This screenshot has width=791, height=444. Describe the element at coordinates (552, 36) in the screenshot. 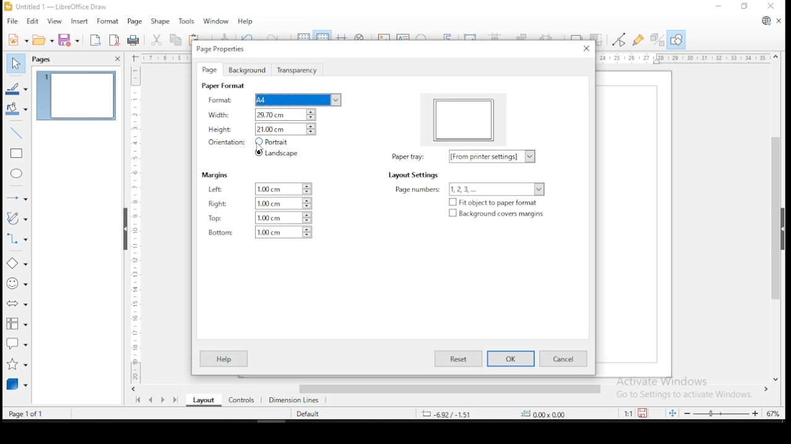

I see `select at least three objects to distribute` at that location.